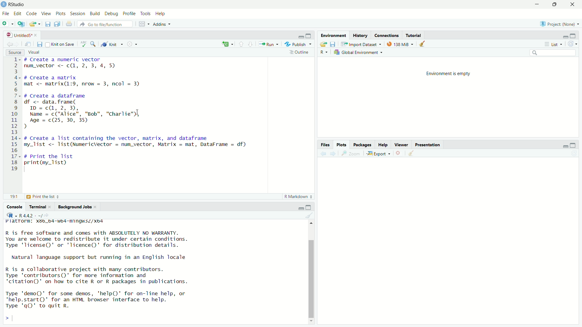 The height and width of the screenshot is (327, 582). I want to click on R Markdown +, so click(300, 197).